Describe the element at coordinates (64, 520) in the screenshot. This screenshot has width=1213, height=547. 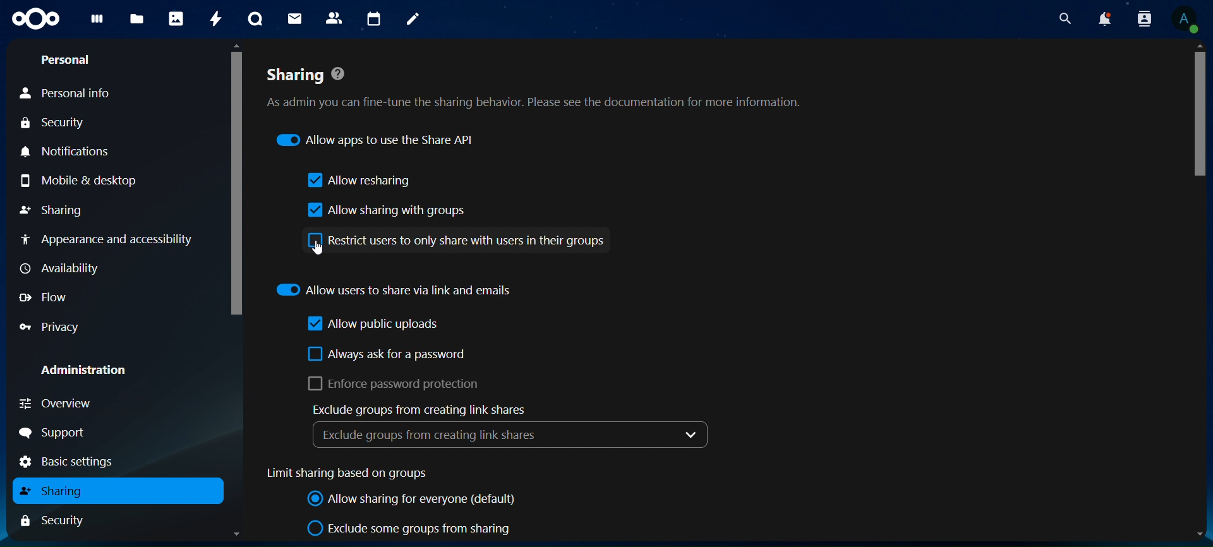
I see `security` at that location.